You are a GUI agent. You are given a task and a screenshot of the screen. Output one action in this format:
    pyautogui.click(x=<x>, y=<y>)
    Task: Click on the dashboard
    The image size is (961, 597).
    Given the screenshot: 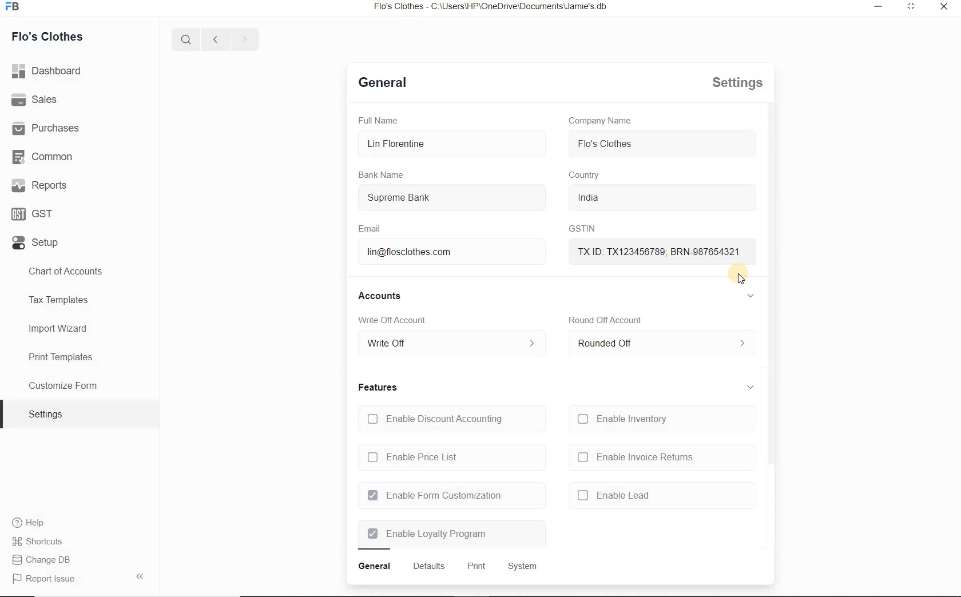 What is the action you would take?
    pyautogui.click(x=48, y=71)
    